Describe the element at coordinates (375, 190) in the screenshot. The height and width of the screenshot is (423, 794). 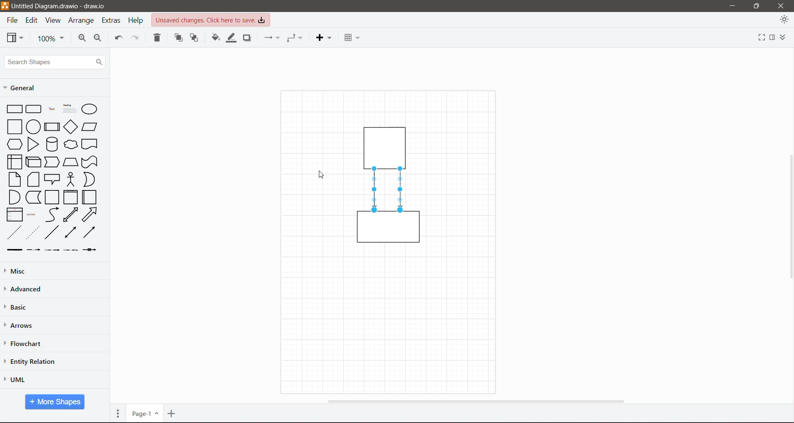
I see `Directional Connector` at that location.